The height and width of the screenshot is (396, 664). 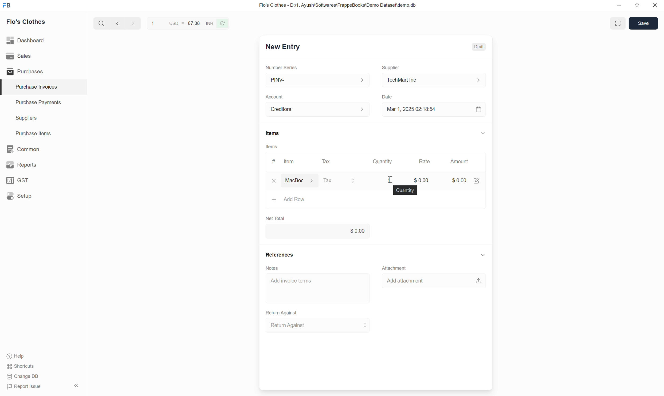 I want to click on References, so click(x=280, y=255).